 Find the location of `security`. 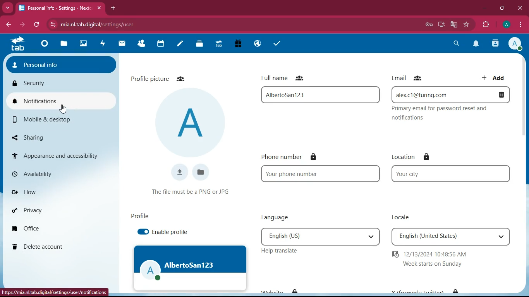

security is located at coordinates (61, 82).